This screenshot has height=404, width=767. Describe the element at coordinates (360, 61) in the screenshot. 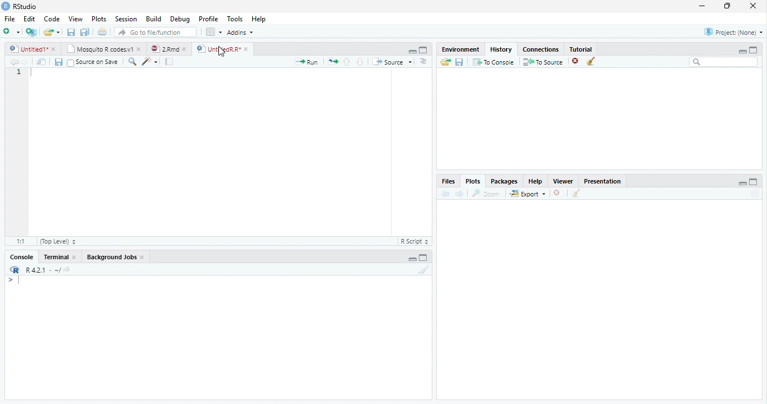

I see `Go to next section/chunk` at that location.